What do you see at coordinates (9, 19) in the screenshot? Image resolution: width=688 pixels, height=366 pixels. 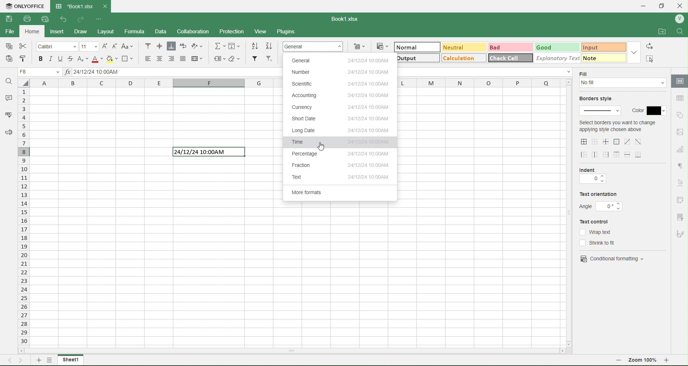 I see `Save` at bounding box center [9, 19].